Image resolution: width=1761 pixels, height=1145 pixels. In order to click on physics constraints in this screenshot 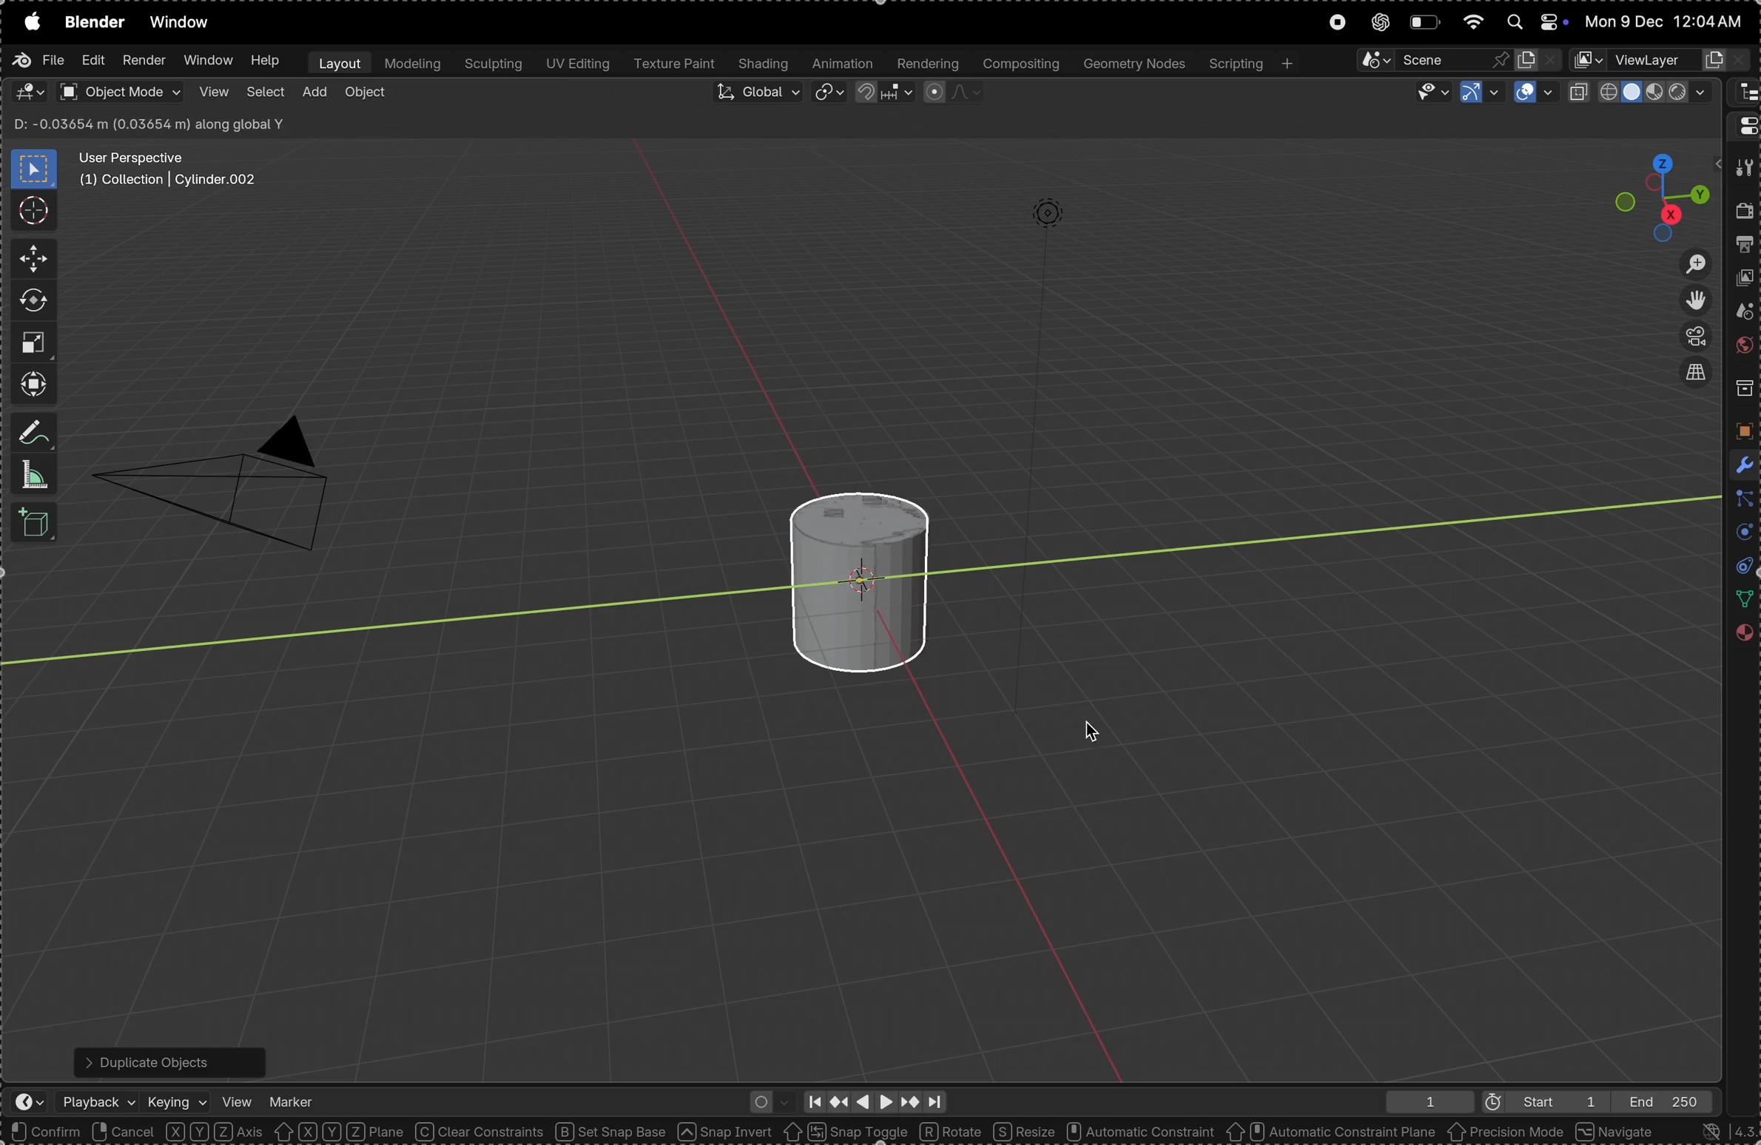, I will do `click(1739, 567)`.